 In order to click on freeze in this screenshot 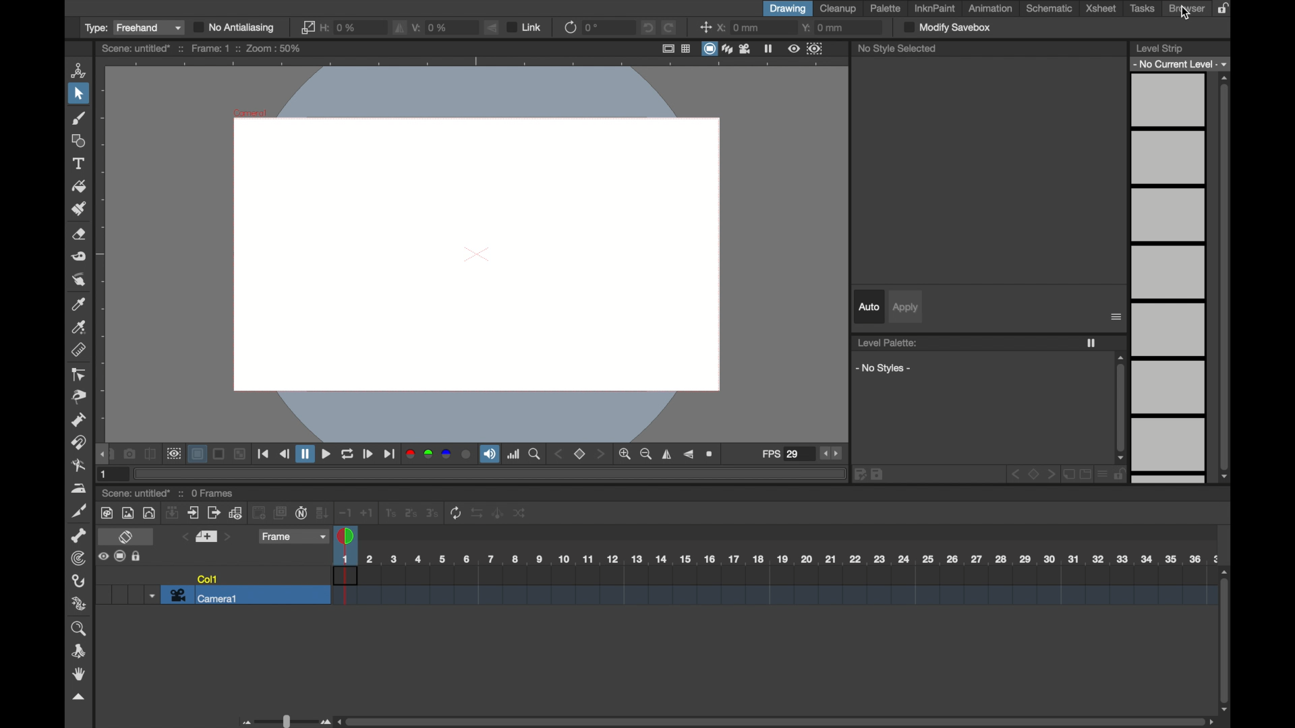, I will do `click(768, 49)`.